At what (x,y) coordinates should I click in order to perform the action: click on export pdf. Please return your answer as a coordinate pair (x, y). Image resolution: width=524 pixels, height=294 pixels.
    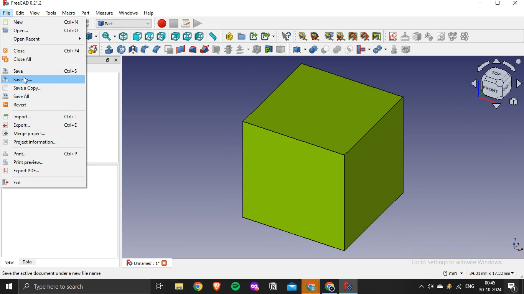
    Looking at the image, I should click on (41, 171).